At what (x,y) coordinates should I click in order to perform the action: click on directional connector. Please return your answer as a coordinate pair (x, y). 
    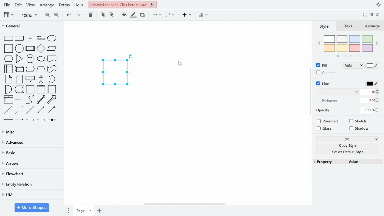
    Looking at the image, I should click on (52, 110).